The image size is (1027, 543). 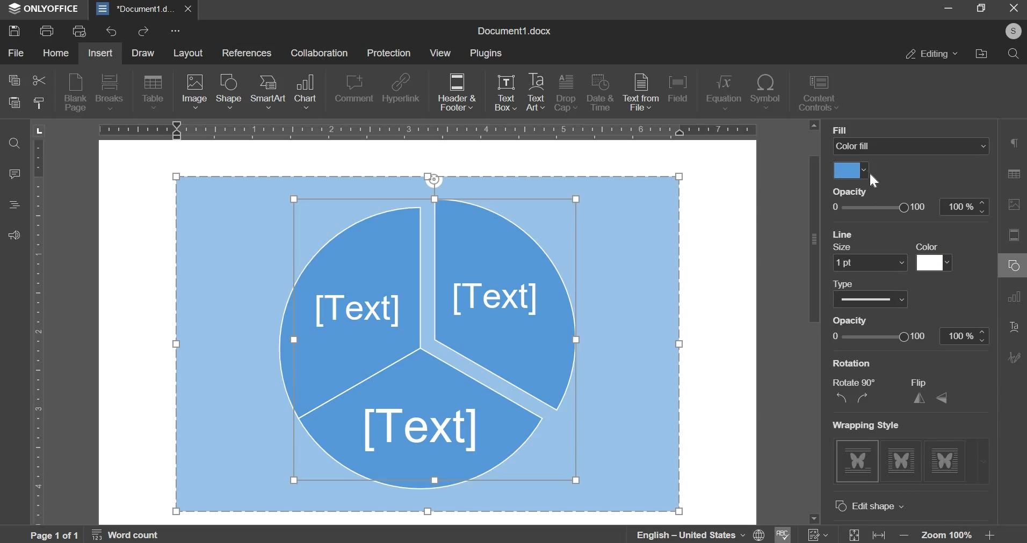 I want to click on line color, so click(x=936, y=262).